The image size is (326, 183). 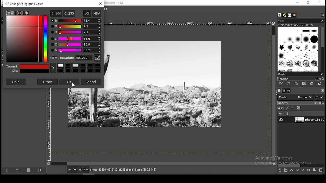 I want to click on new layer group, so click(x=286, y=170).